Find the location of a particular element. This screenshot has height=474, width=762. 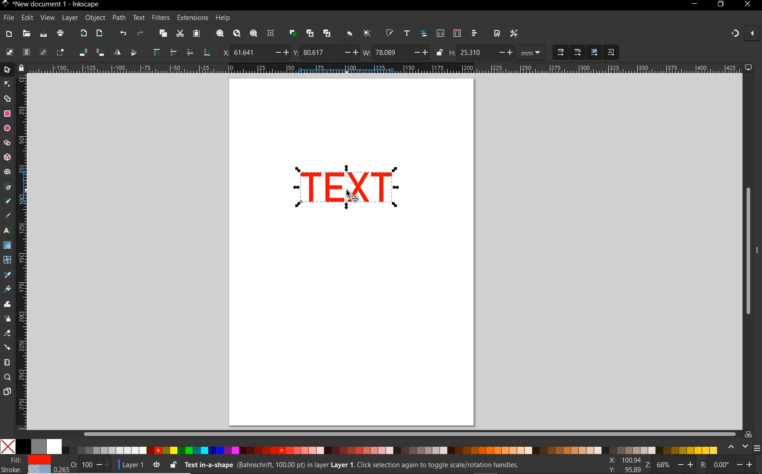

cursor coordintes is located at coordinates (623, 464).